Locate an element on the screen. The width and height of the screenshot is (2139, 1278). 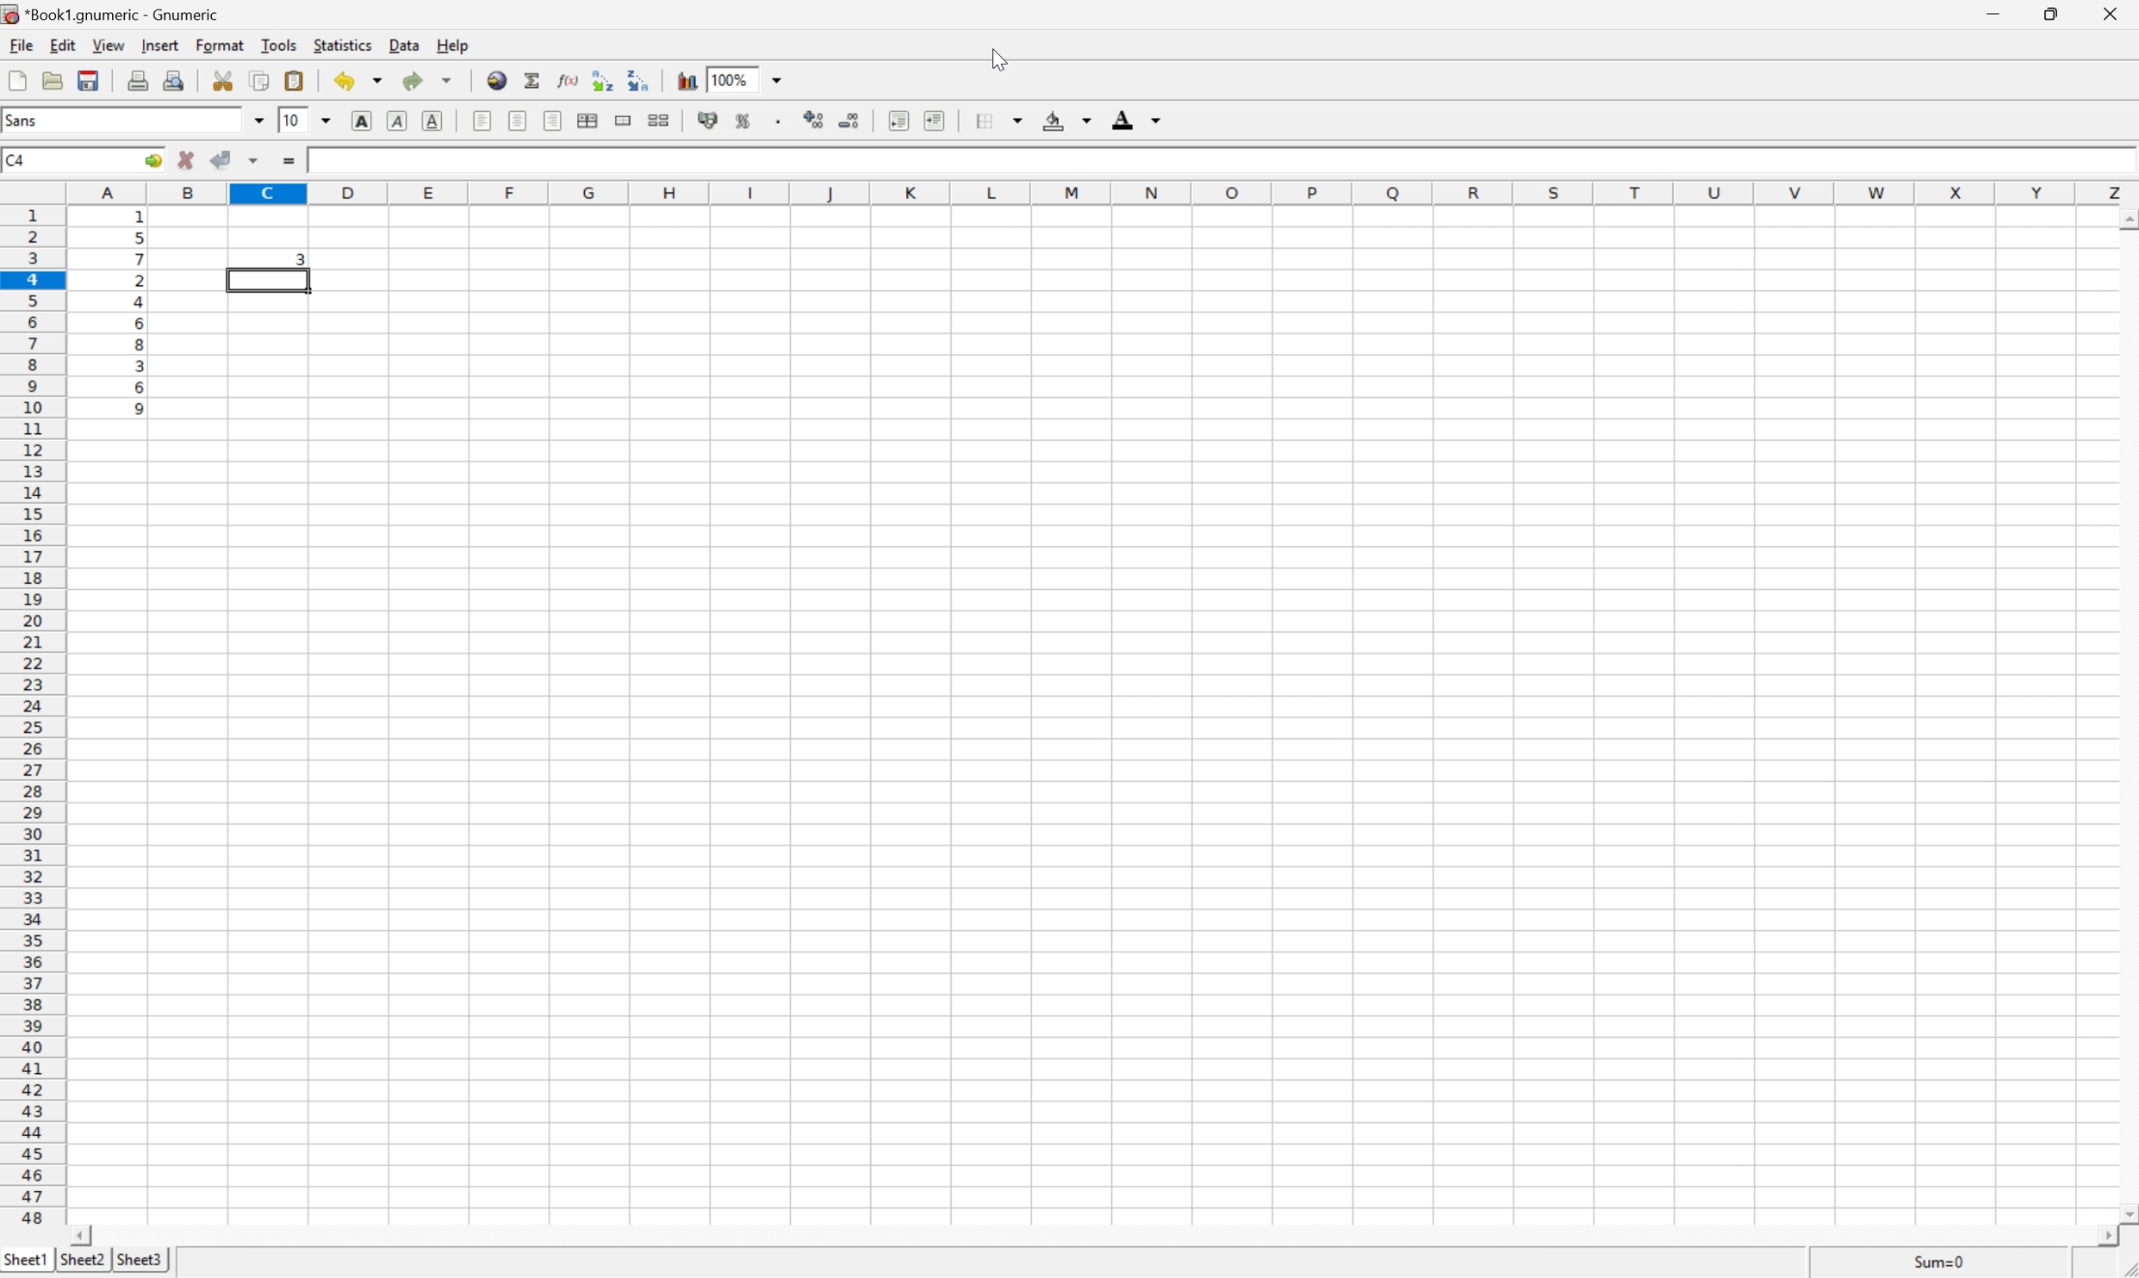
accept changes is located at coordinates (221, 160).